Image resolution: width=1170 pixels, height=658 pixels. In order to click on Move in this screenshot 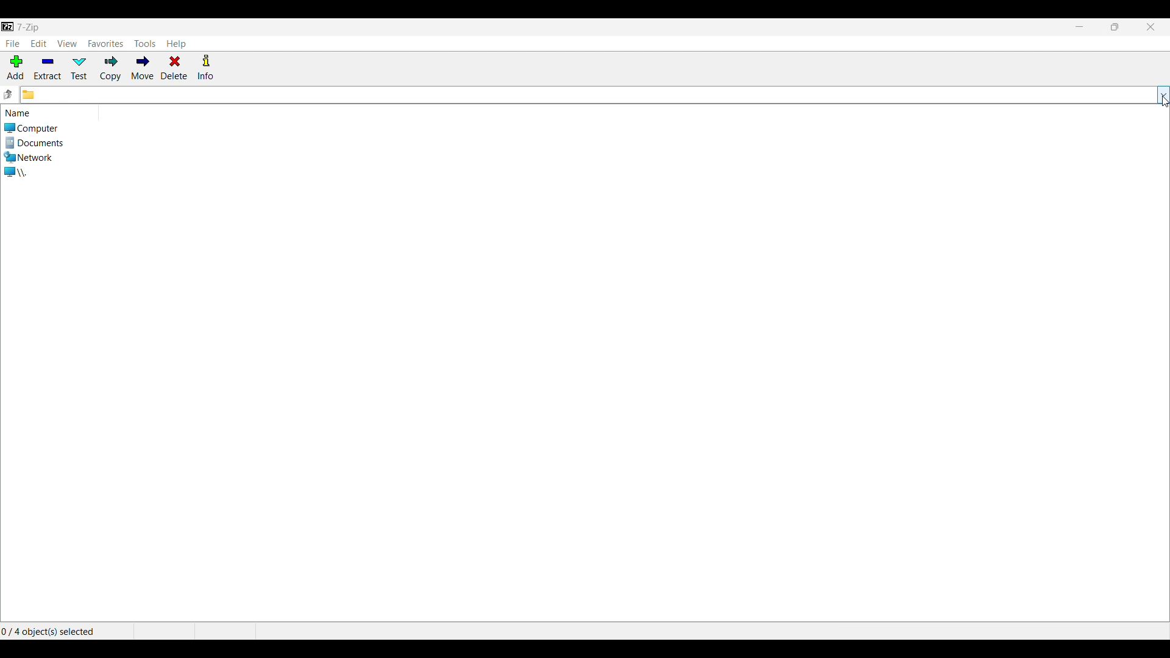, I will do `click(143, 68)`.